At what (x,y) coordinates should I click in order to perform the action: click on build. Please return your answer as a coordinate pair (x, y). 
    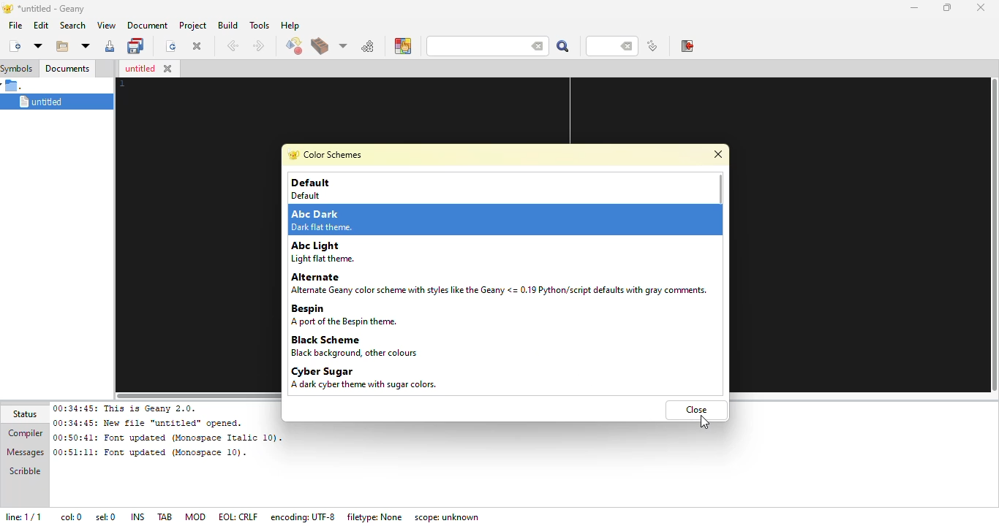
    Looking at the image, I should click on (227, 25).